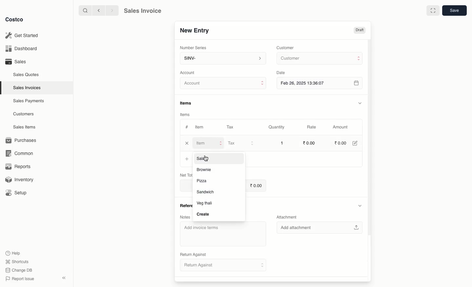  Describe the element at coordinates (224, 84) in the screenshot. I see `Account` at that location.